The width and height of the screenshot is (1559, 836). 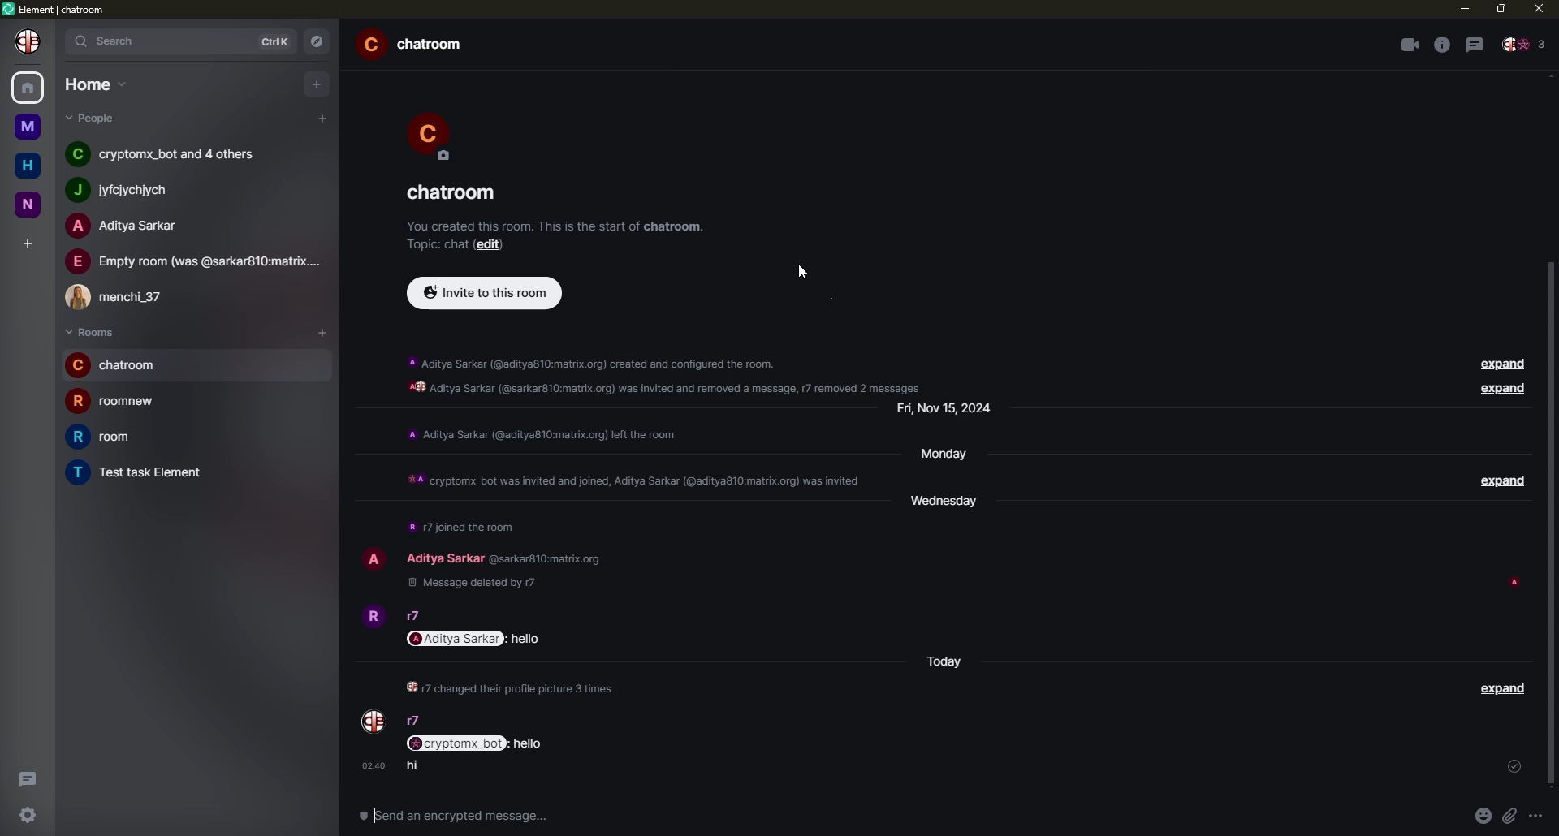 I want to click on options, so click(x=1544, y=816).